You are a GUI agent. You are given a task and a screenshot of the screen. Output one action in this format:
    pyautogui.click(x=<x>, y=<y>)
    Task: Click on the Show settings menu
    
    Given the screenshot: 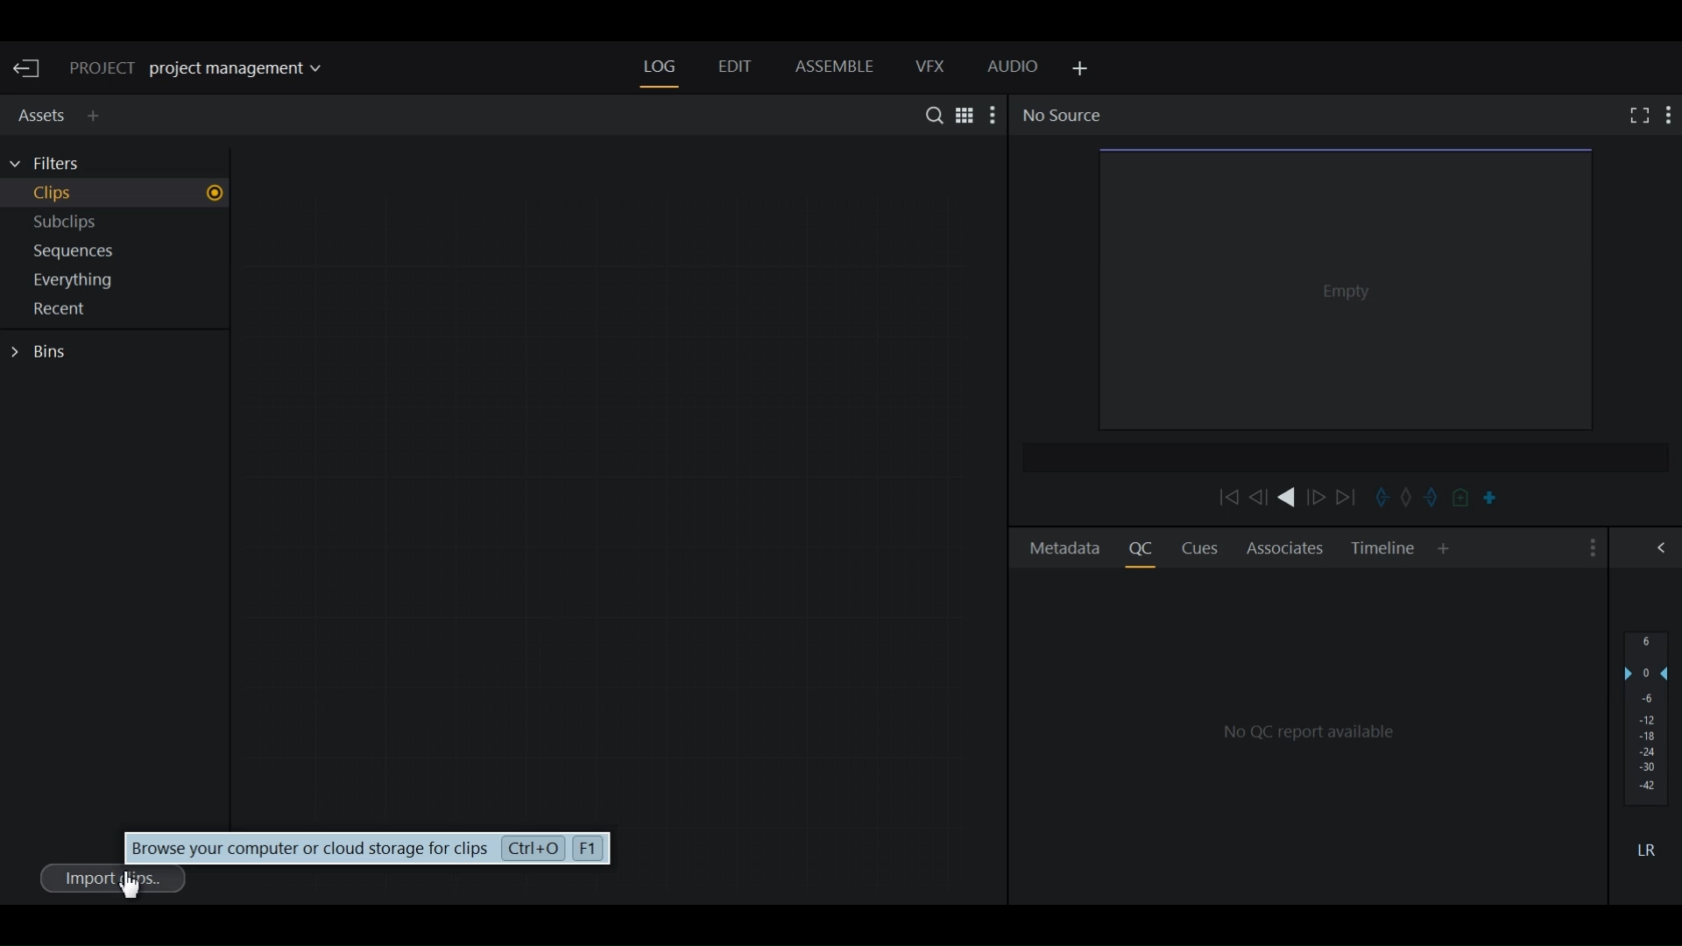 What is the action you would take?
    pyautogui.click(x=1590, y=548)
    